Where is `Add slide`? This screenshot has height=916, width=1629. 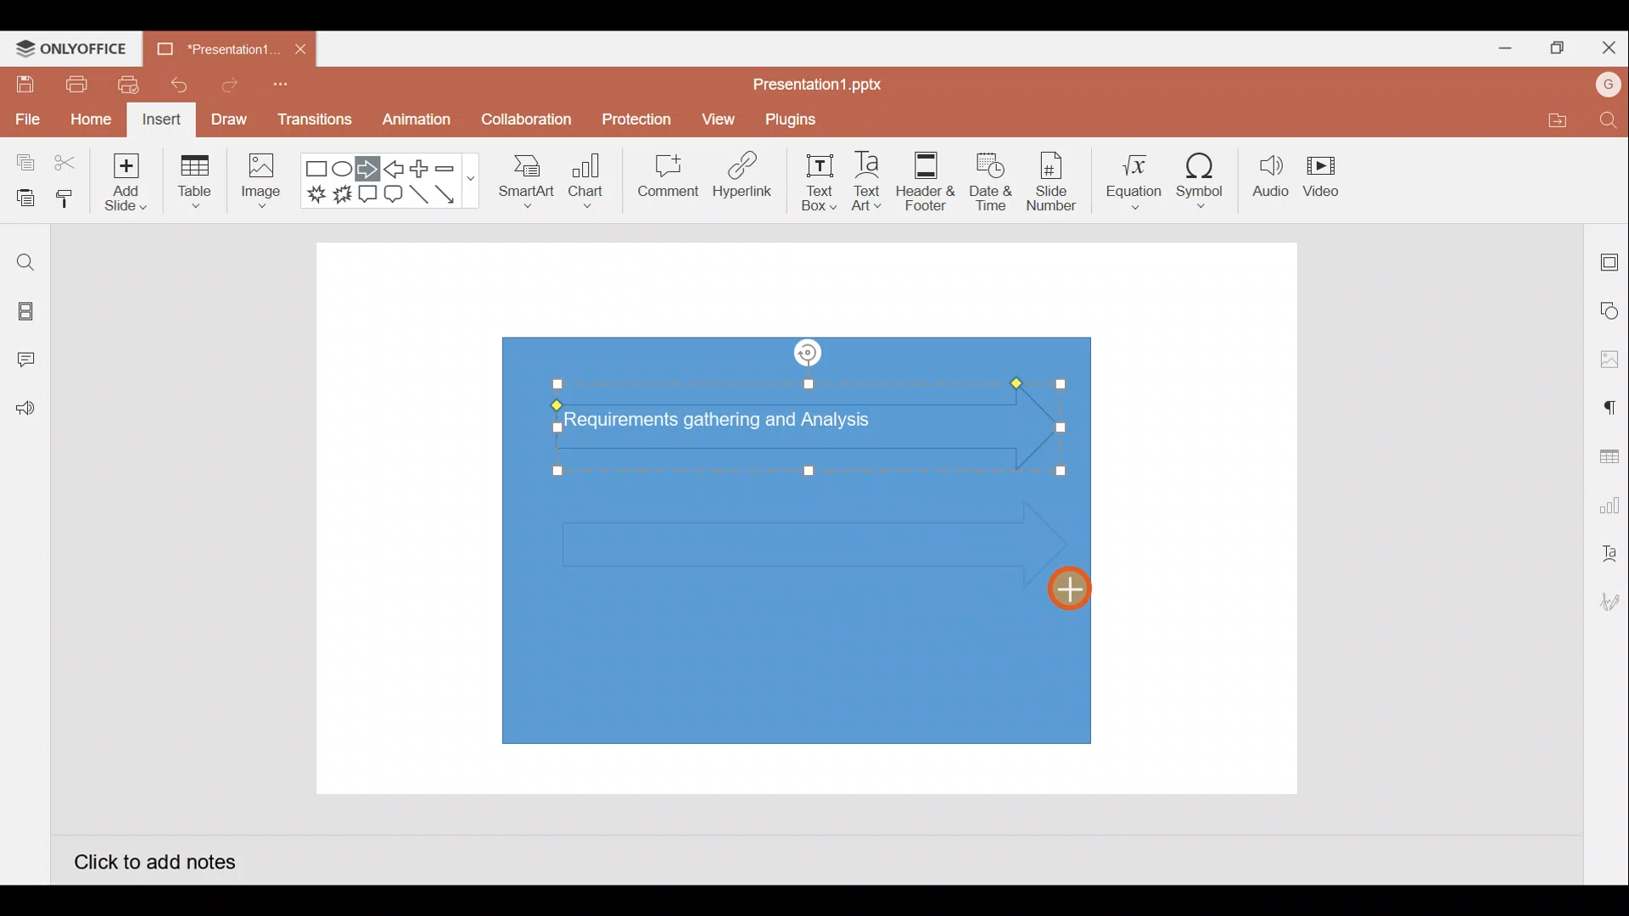 Add slide is located at coordinates (123, 178).